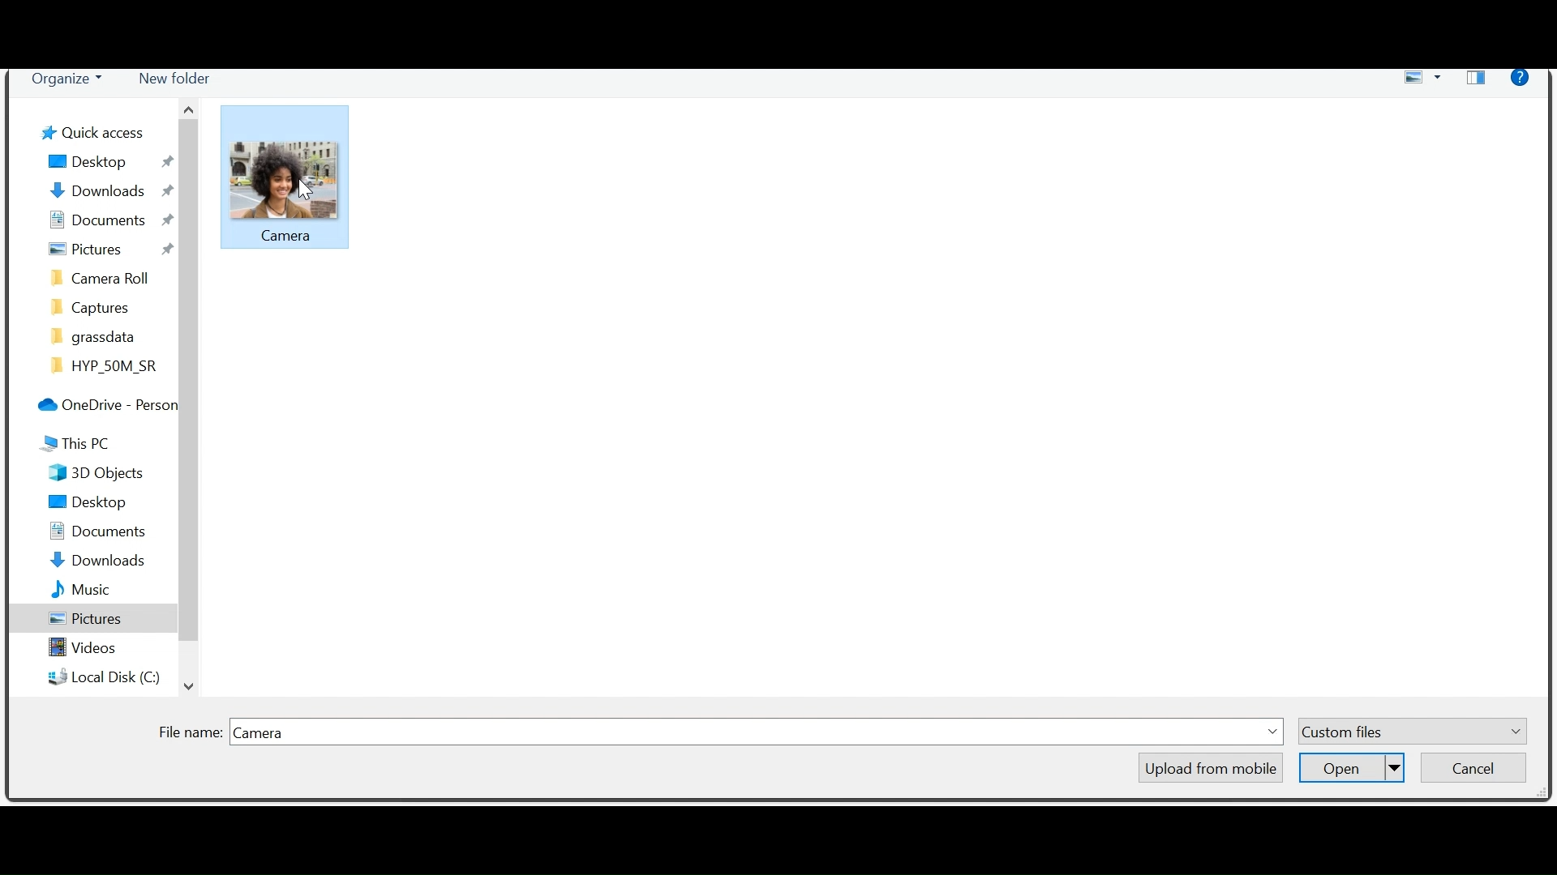 Image resolution: width=1557 pixels, height=875 pixels. Describe the element at coordinates (293, 175) in the screenshot. I see `Picture` at that location.